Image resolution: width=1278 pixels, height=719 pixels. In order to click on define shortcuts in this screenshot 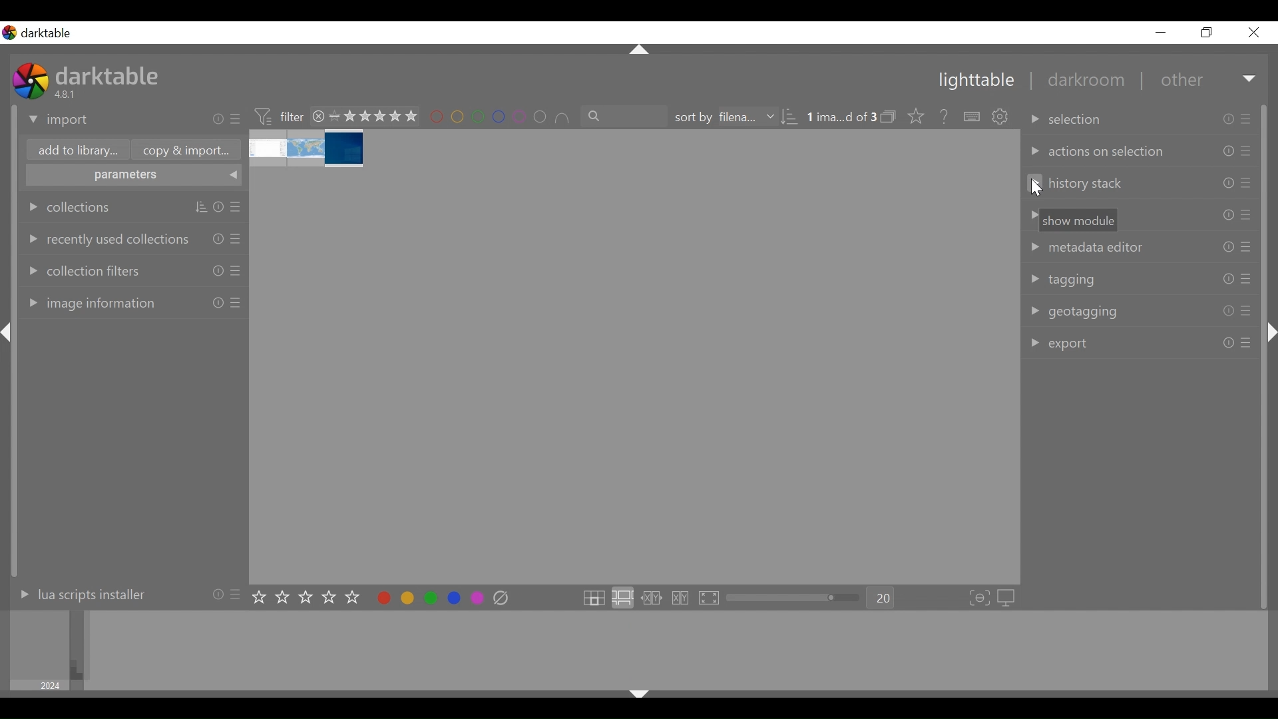, I will do `click(973, 117)`.